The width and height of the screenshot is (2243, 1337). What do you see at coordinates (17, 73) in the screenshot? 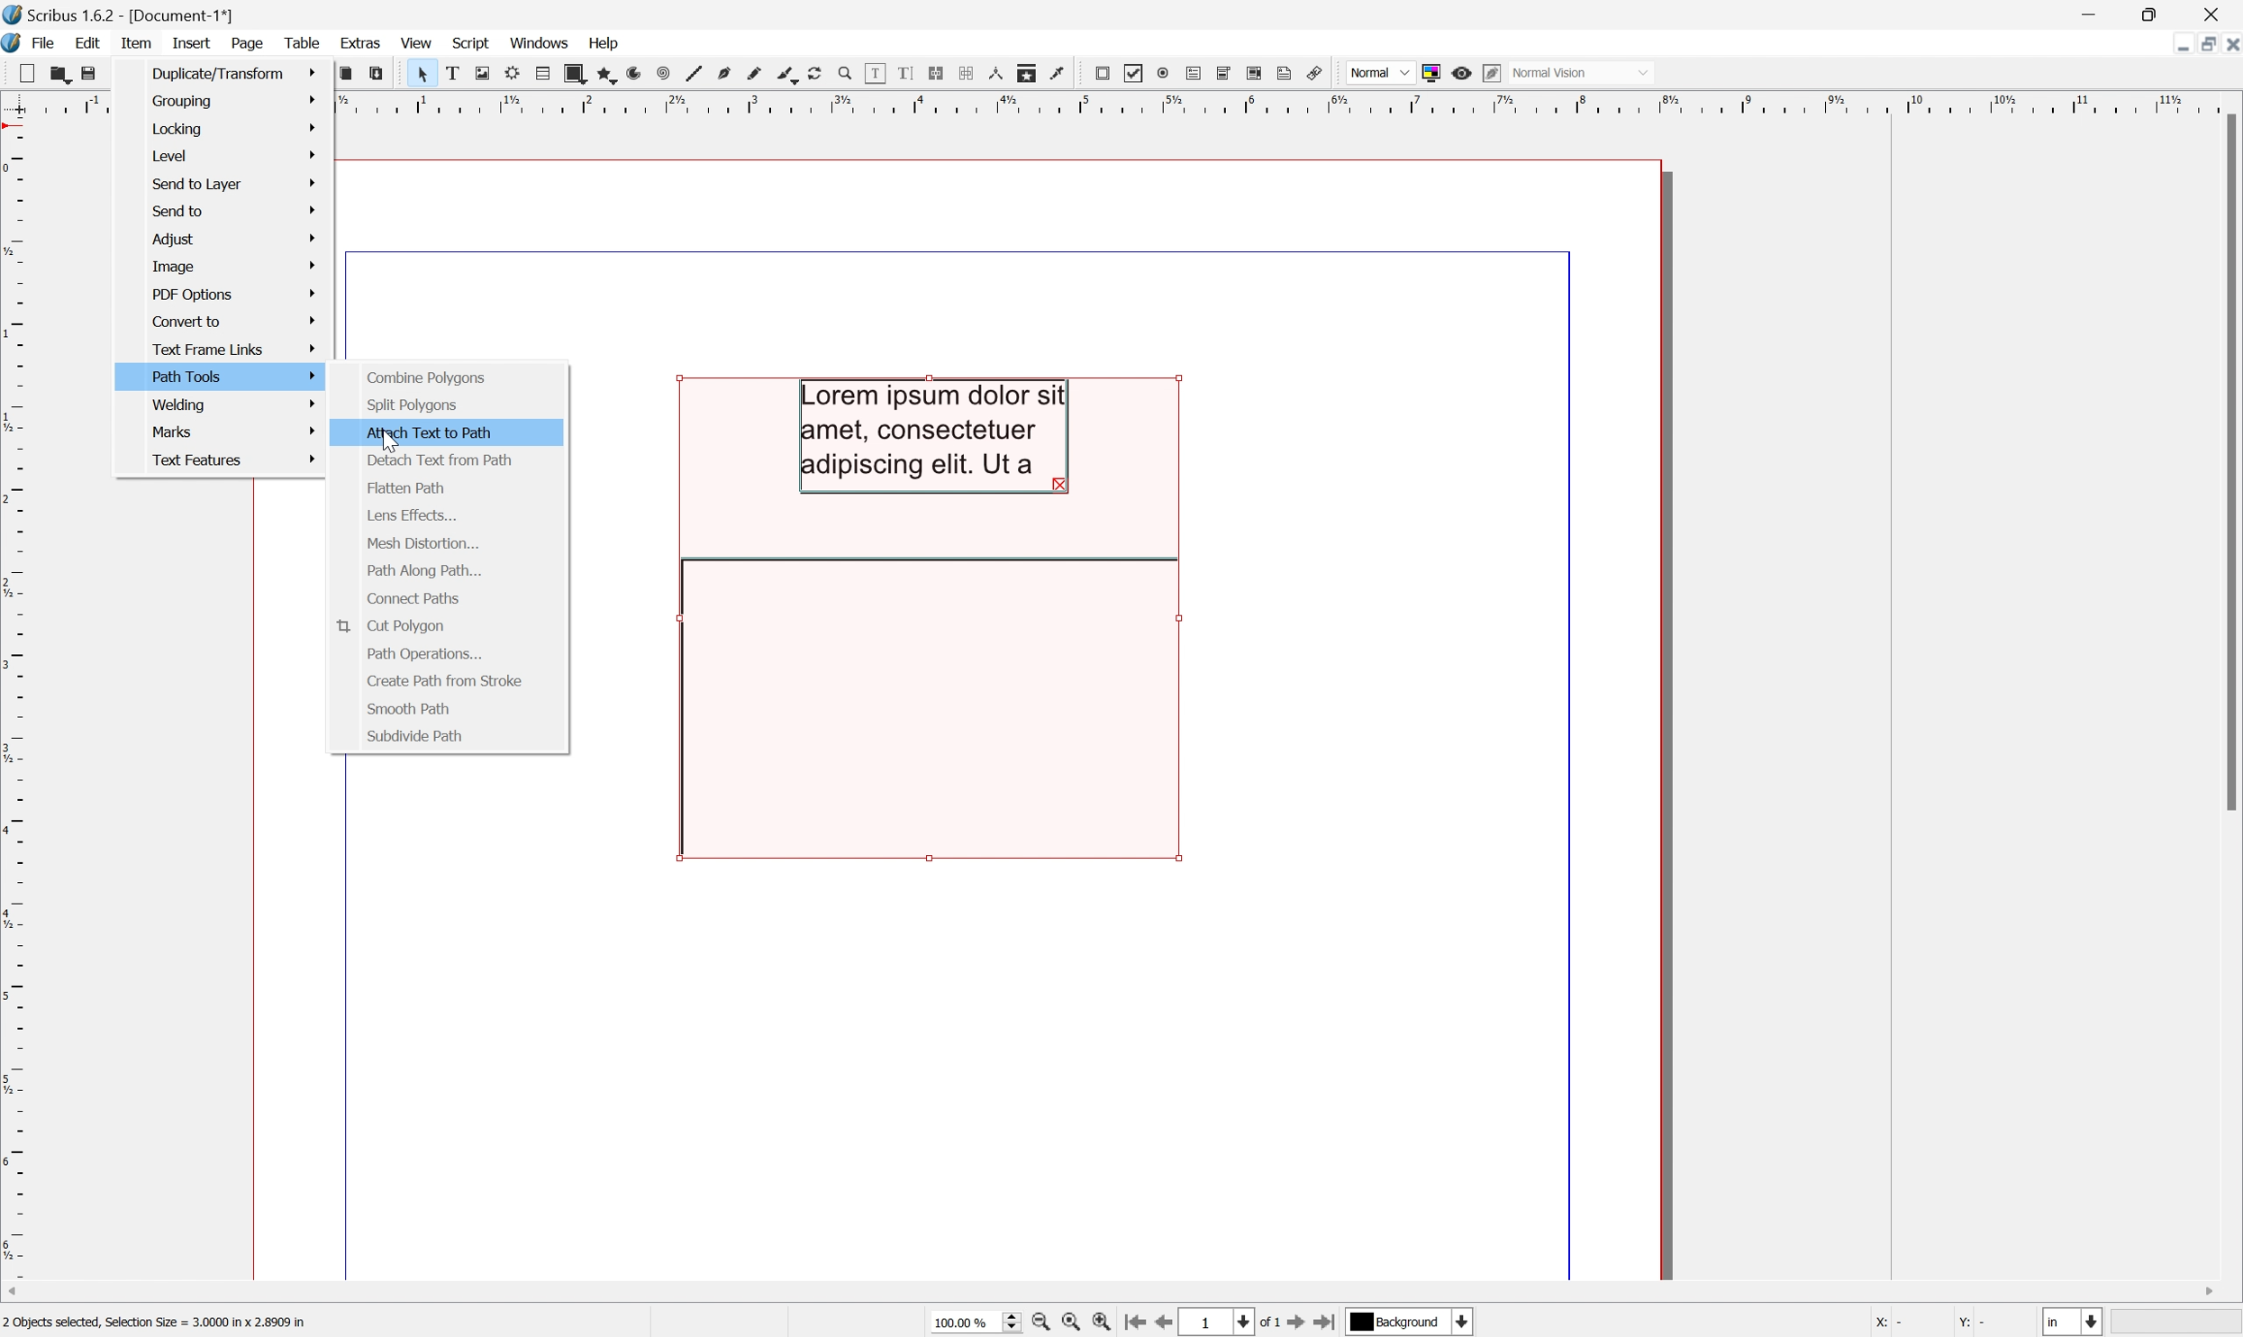
I see `New` at bounding box center [17, 73].